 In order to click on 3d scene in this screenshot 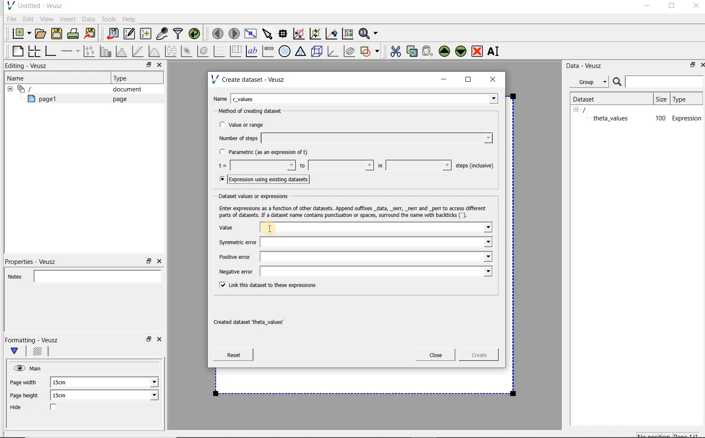, I will do `click(317, 52)`.